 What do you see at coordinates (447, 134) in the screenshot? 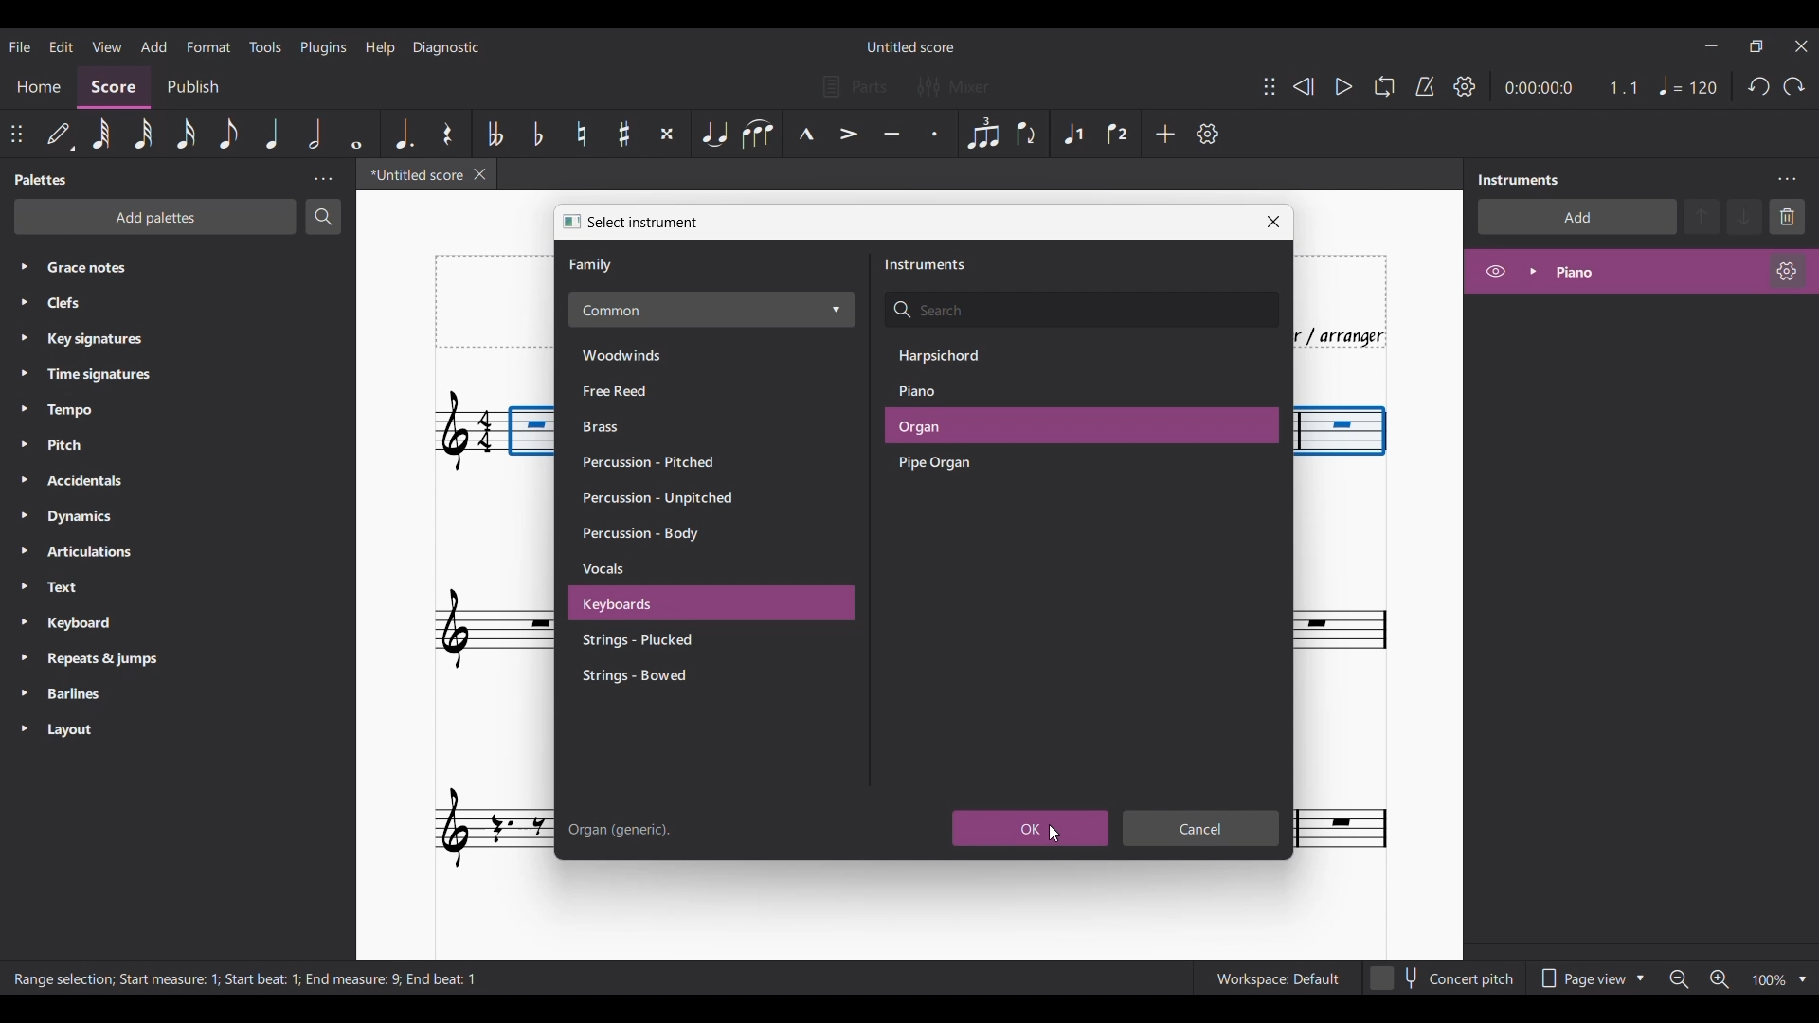
I see `Rest` at bounding box center [447, 134].